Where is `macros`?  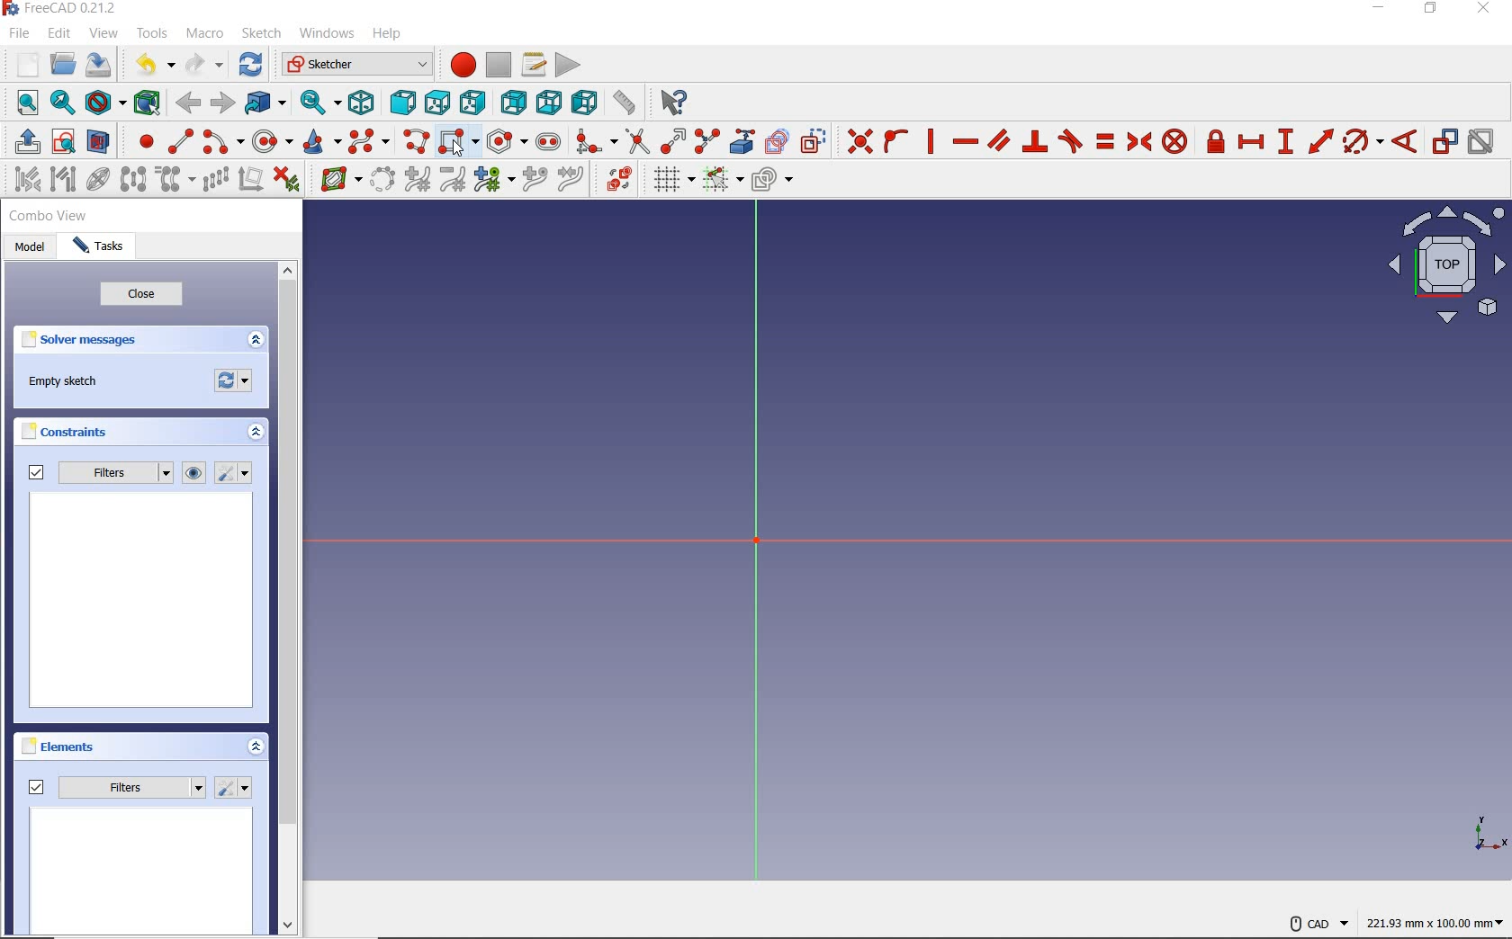
macros is located at coordinates (533, 65).